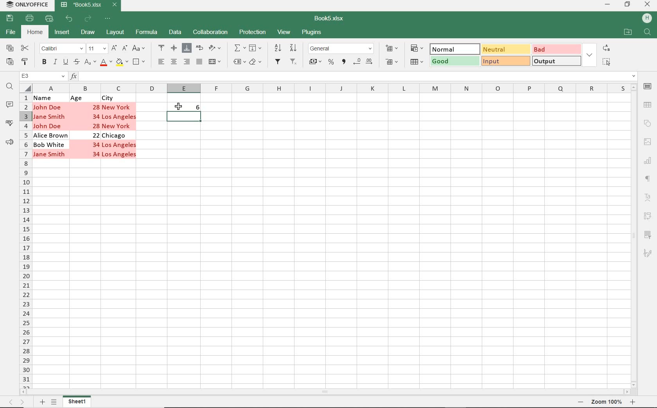  Describe the element at coordinates (44, 98) in the screenshot. I see `Name` at that location.